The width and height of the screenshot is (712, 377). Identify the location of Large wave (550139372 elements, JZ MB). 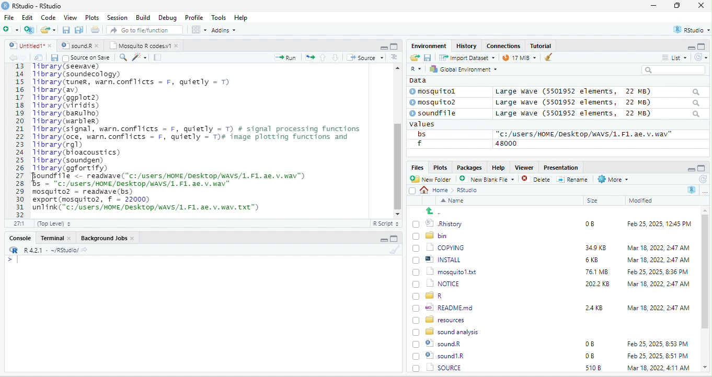
(599, 102).